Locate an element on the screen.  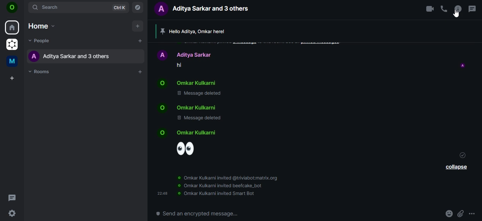
search is located at coordinates (79, 7).